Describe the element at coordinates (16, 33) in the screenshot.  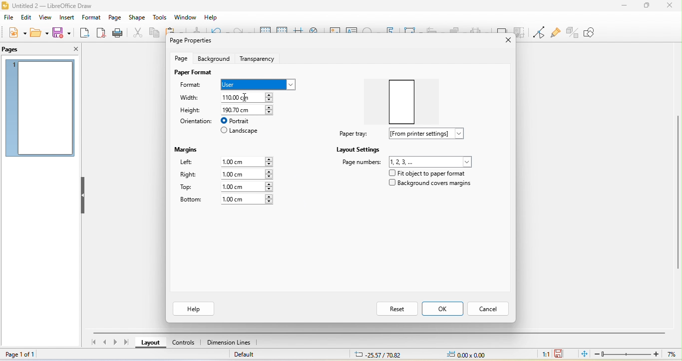
I see `new` at that location.